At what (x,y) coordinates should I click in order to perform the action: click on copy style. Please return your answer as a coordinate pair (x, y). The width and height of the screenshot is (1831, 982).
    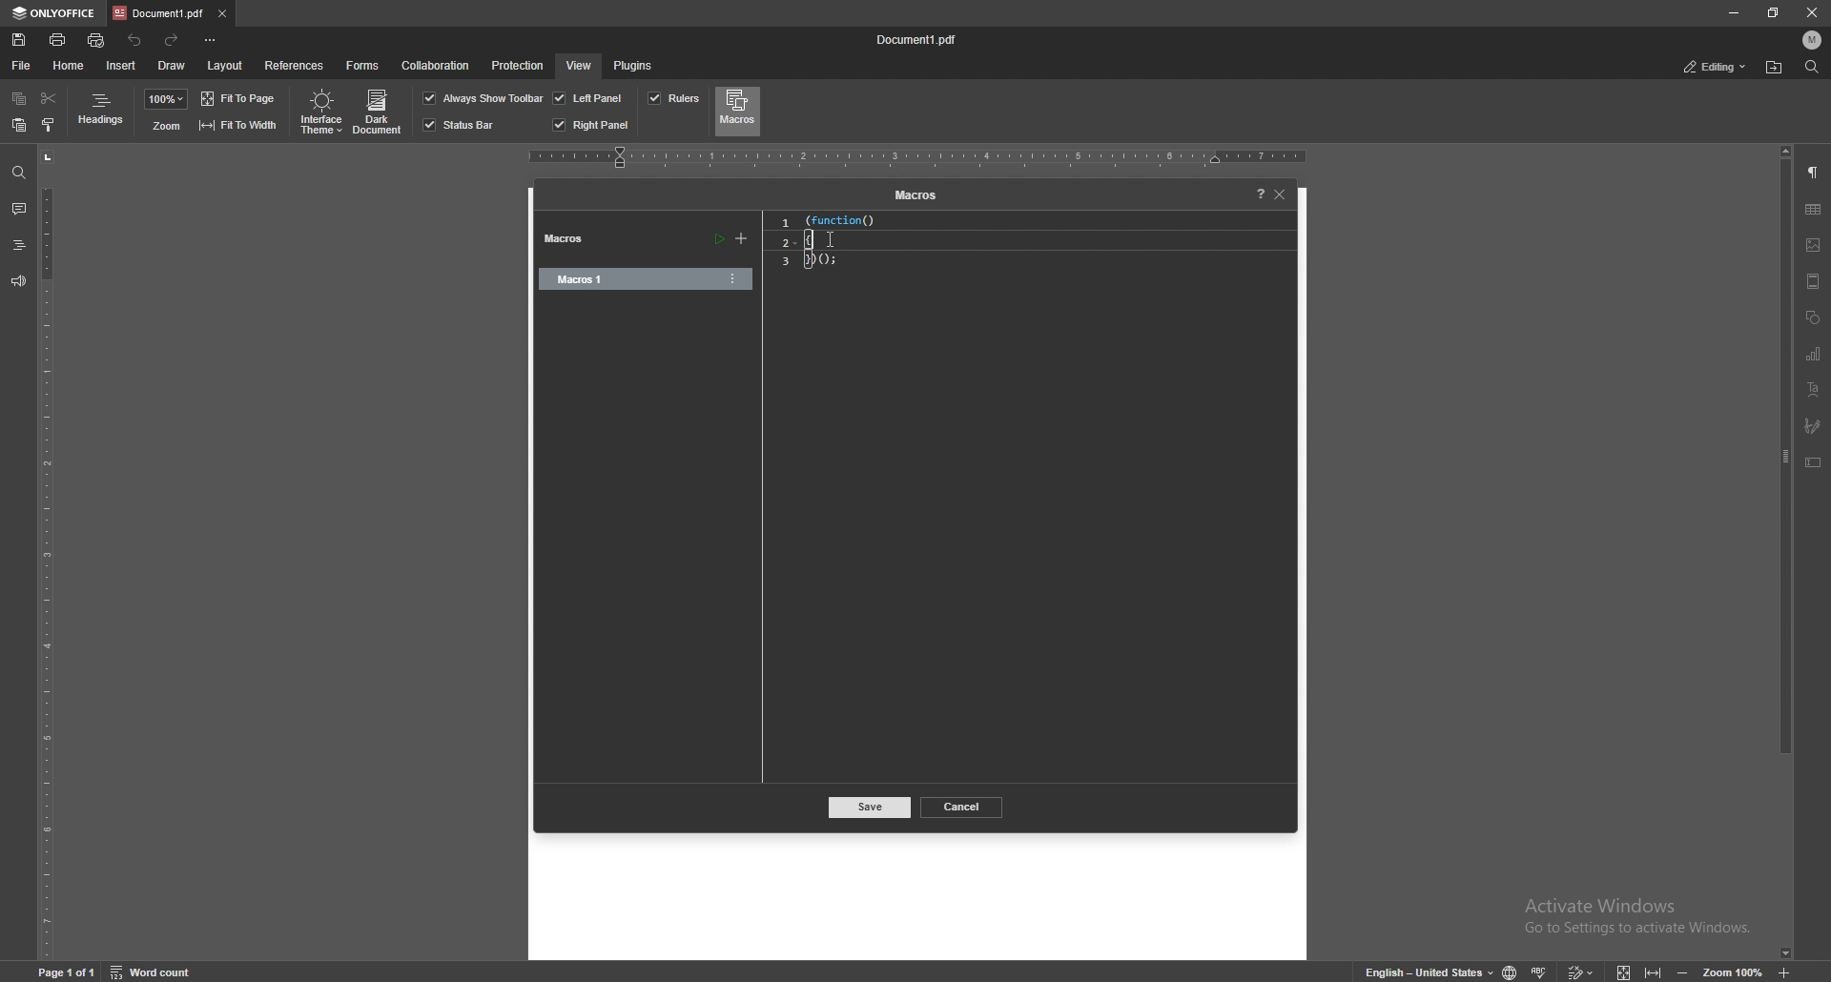
    Looking at the image, I should click on (49, 124).